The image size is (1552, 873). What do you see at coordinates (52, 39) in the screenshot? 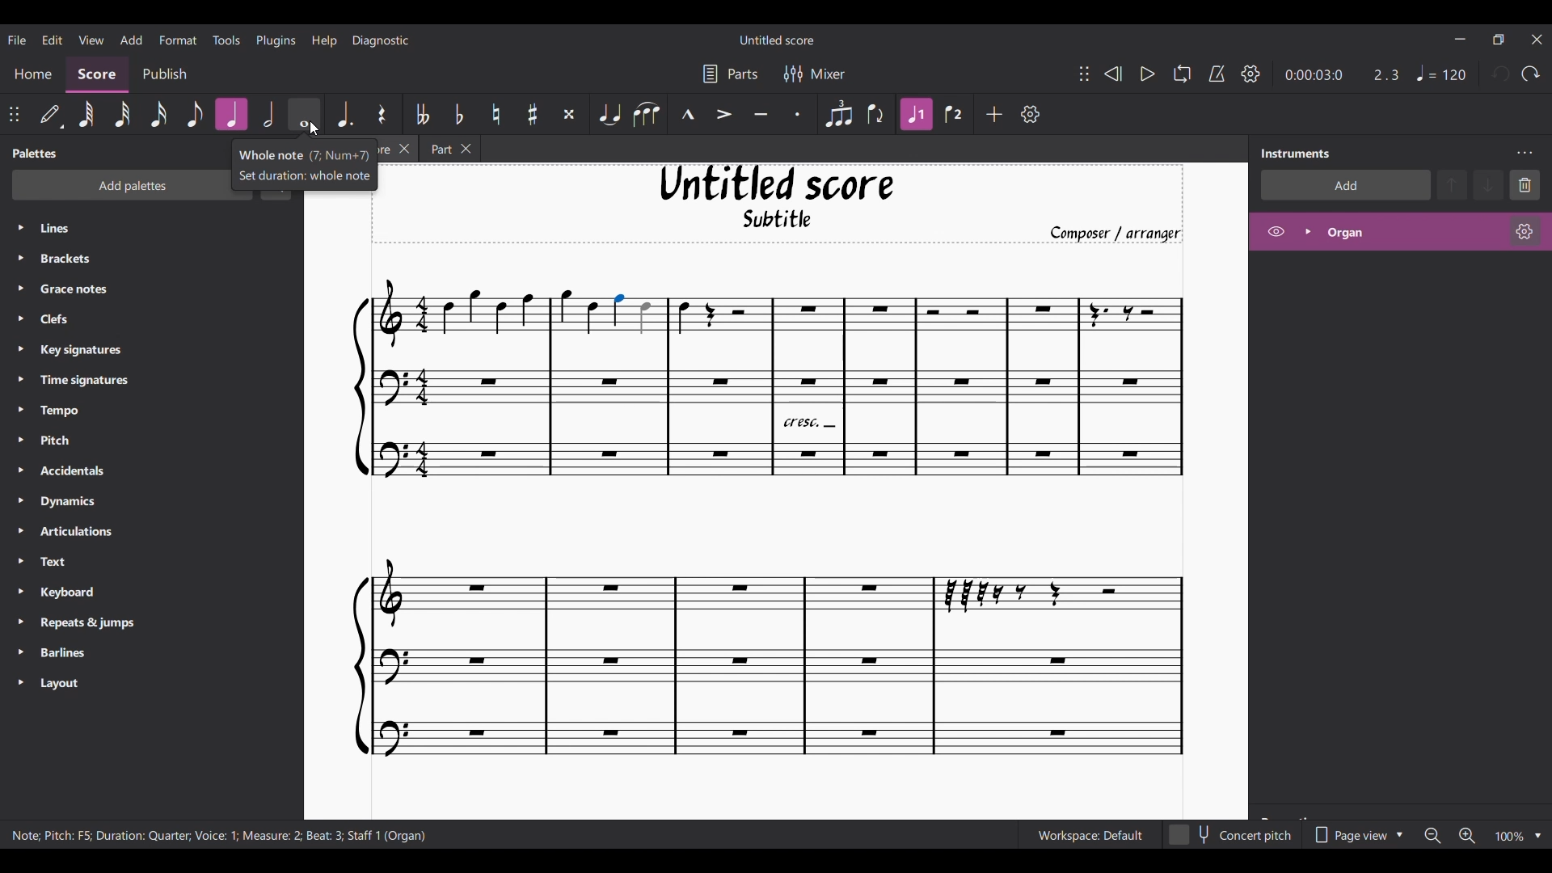
I see `Edit menu` at bounding box center [52, 39].